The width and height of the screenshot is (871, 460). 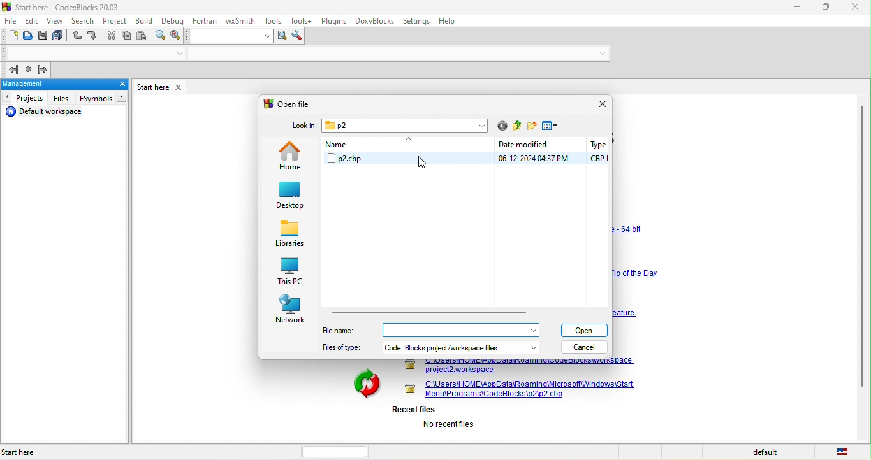 I want to click on home, so click(x=294, y=158).